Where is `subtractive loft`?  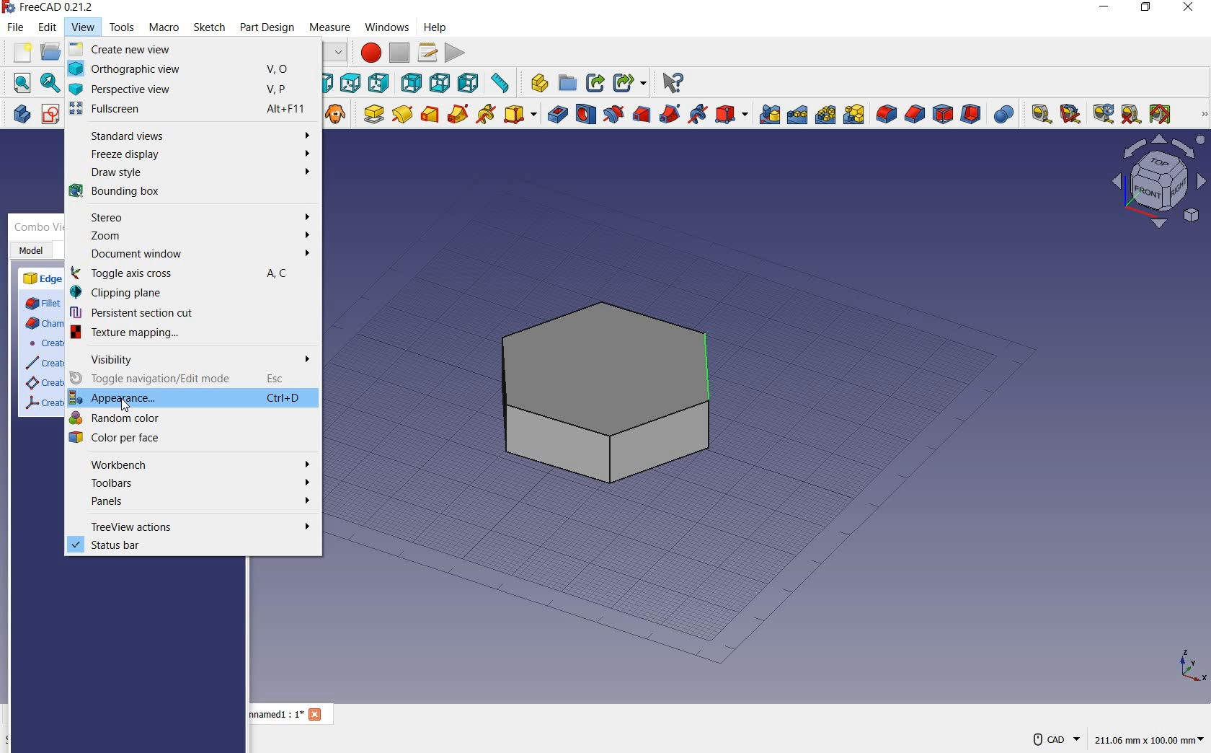 subtractive loft is located at coordinates (643, 116).